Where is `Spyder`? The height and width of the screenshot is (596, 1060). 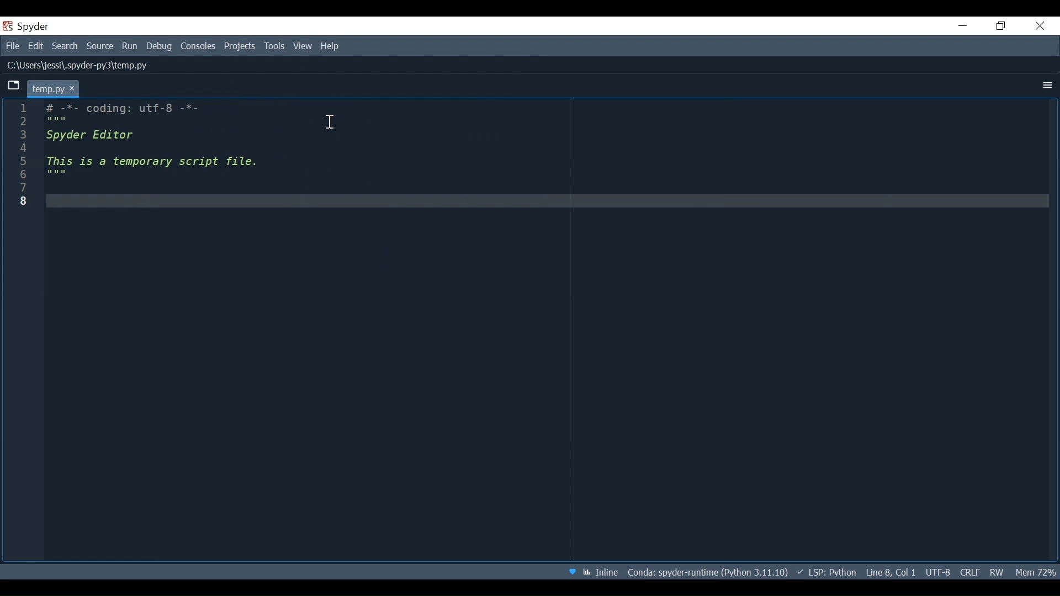
Spyder is located at coordinates (27, 26).